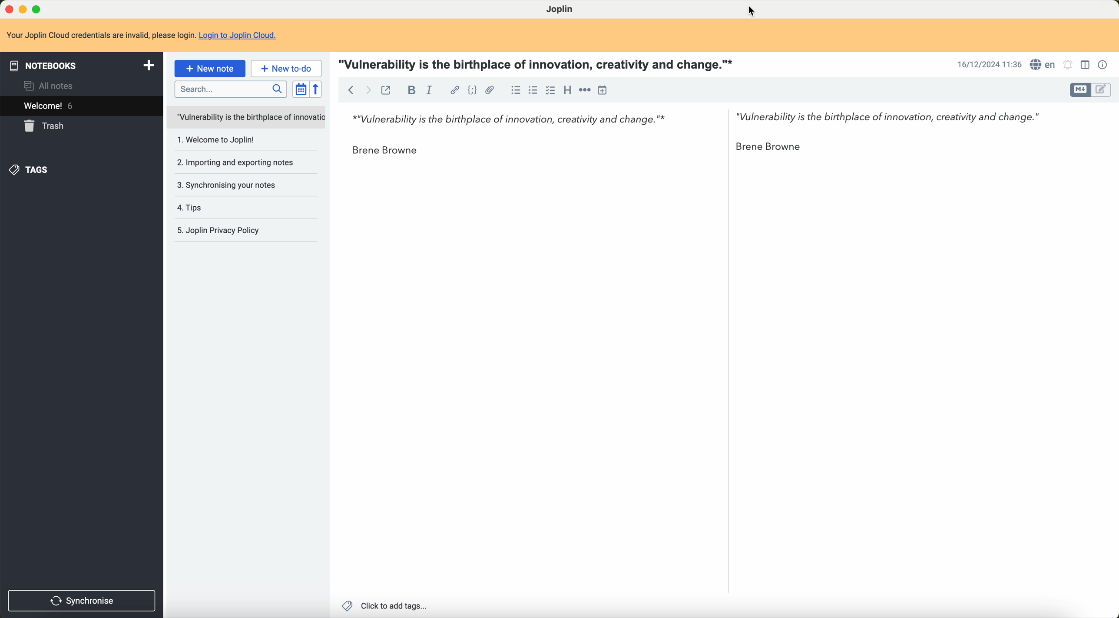 Image resolution: width=1119 pixels, height=618 pixels. Describe the element at coordinates (566, 91) in the screenshot. I see `heading` at that location.